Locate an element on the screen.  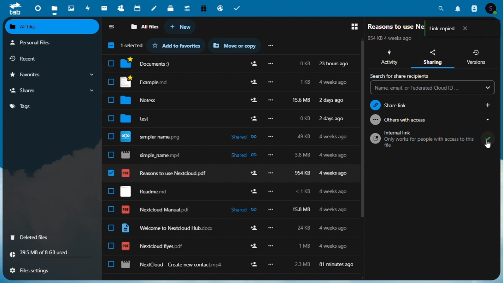
internal link is located at coordinates (433, 139).